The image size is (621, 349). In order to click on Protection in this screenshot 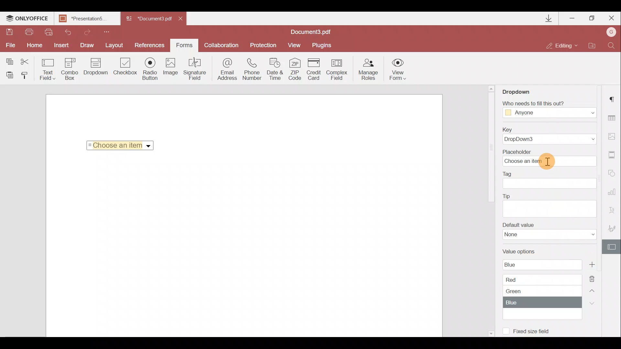, I will do `click(262, 46)`.